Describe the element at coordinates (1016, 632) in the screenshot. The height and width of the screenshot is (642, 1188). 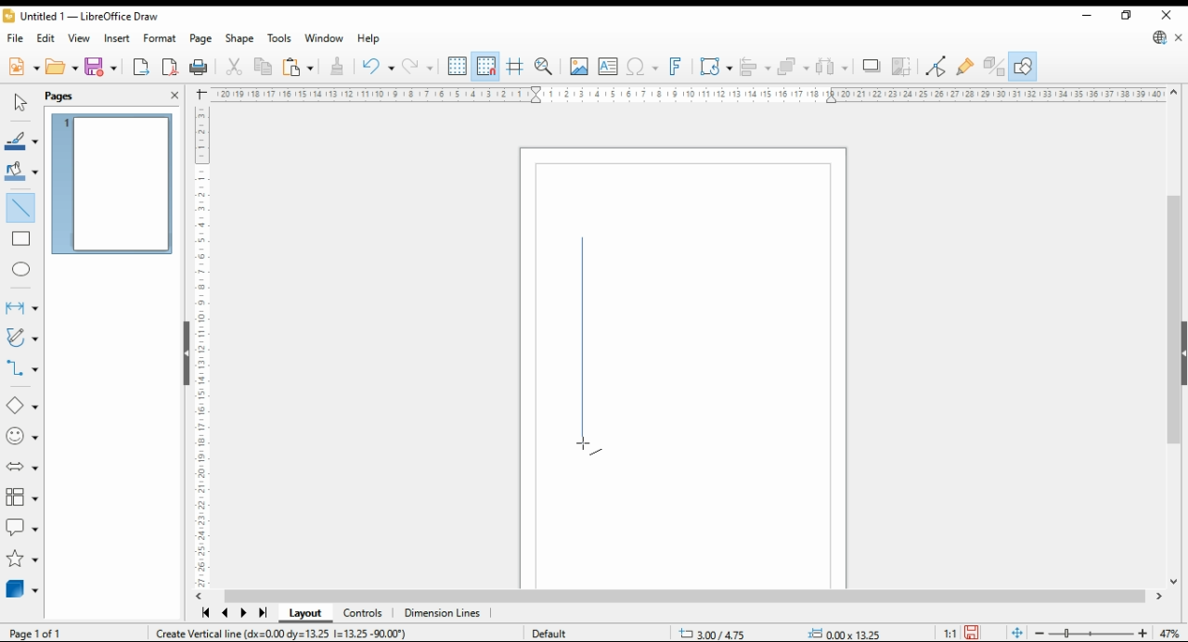
I see `fit document to window` at that location.